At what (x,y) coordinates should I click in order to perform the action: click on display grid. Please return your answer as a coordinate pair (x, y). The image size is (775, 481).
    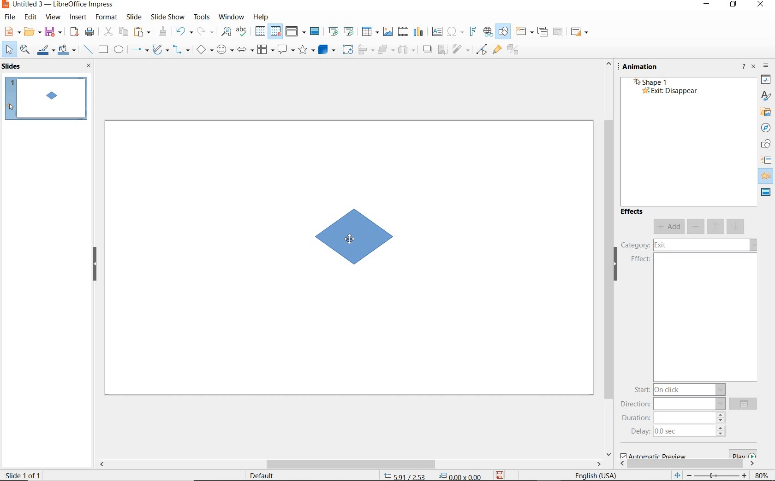
    Looking at the image, I should click on (260, 32).